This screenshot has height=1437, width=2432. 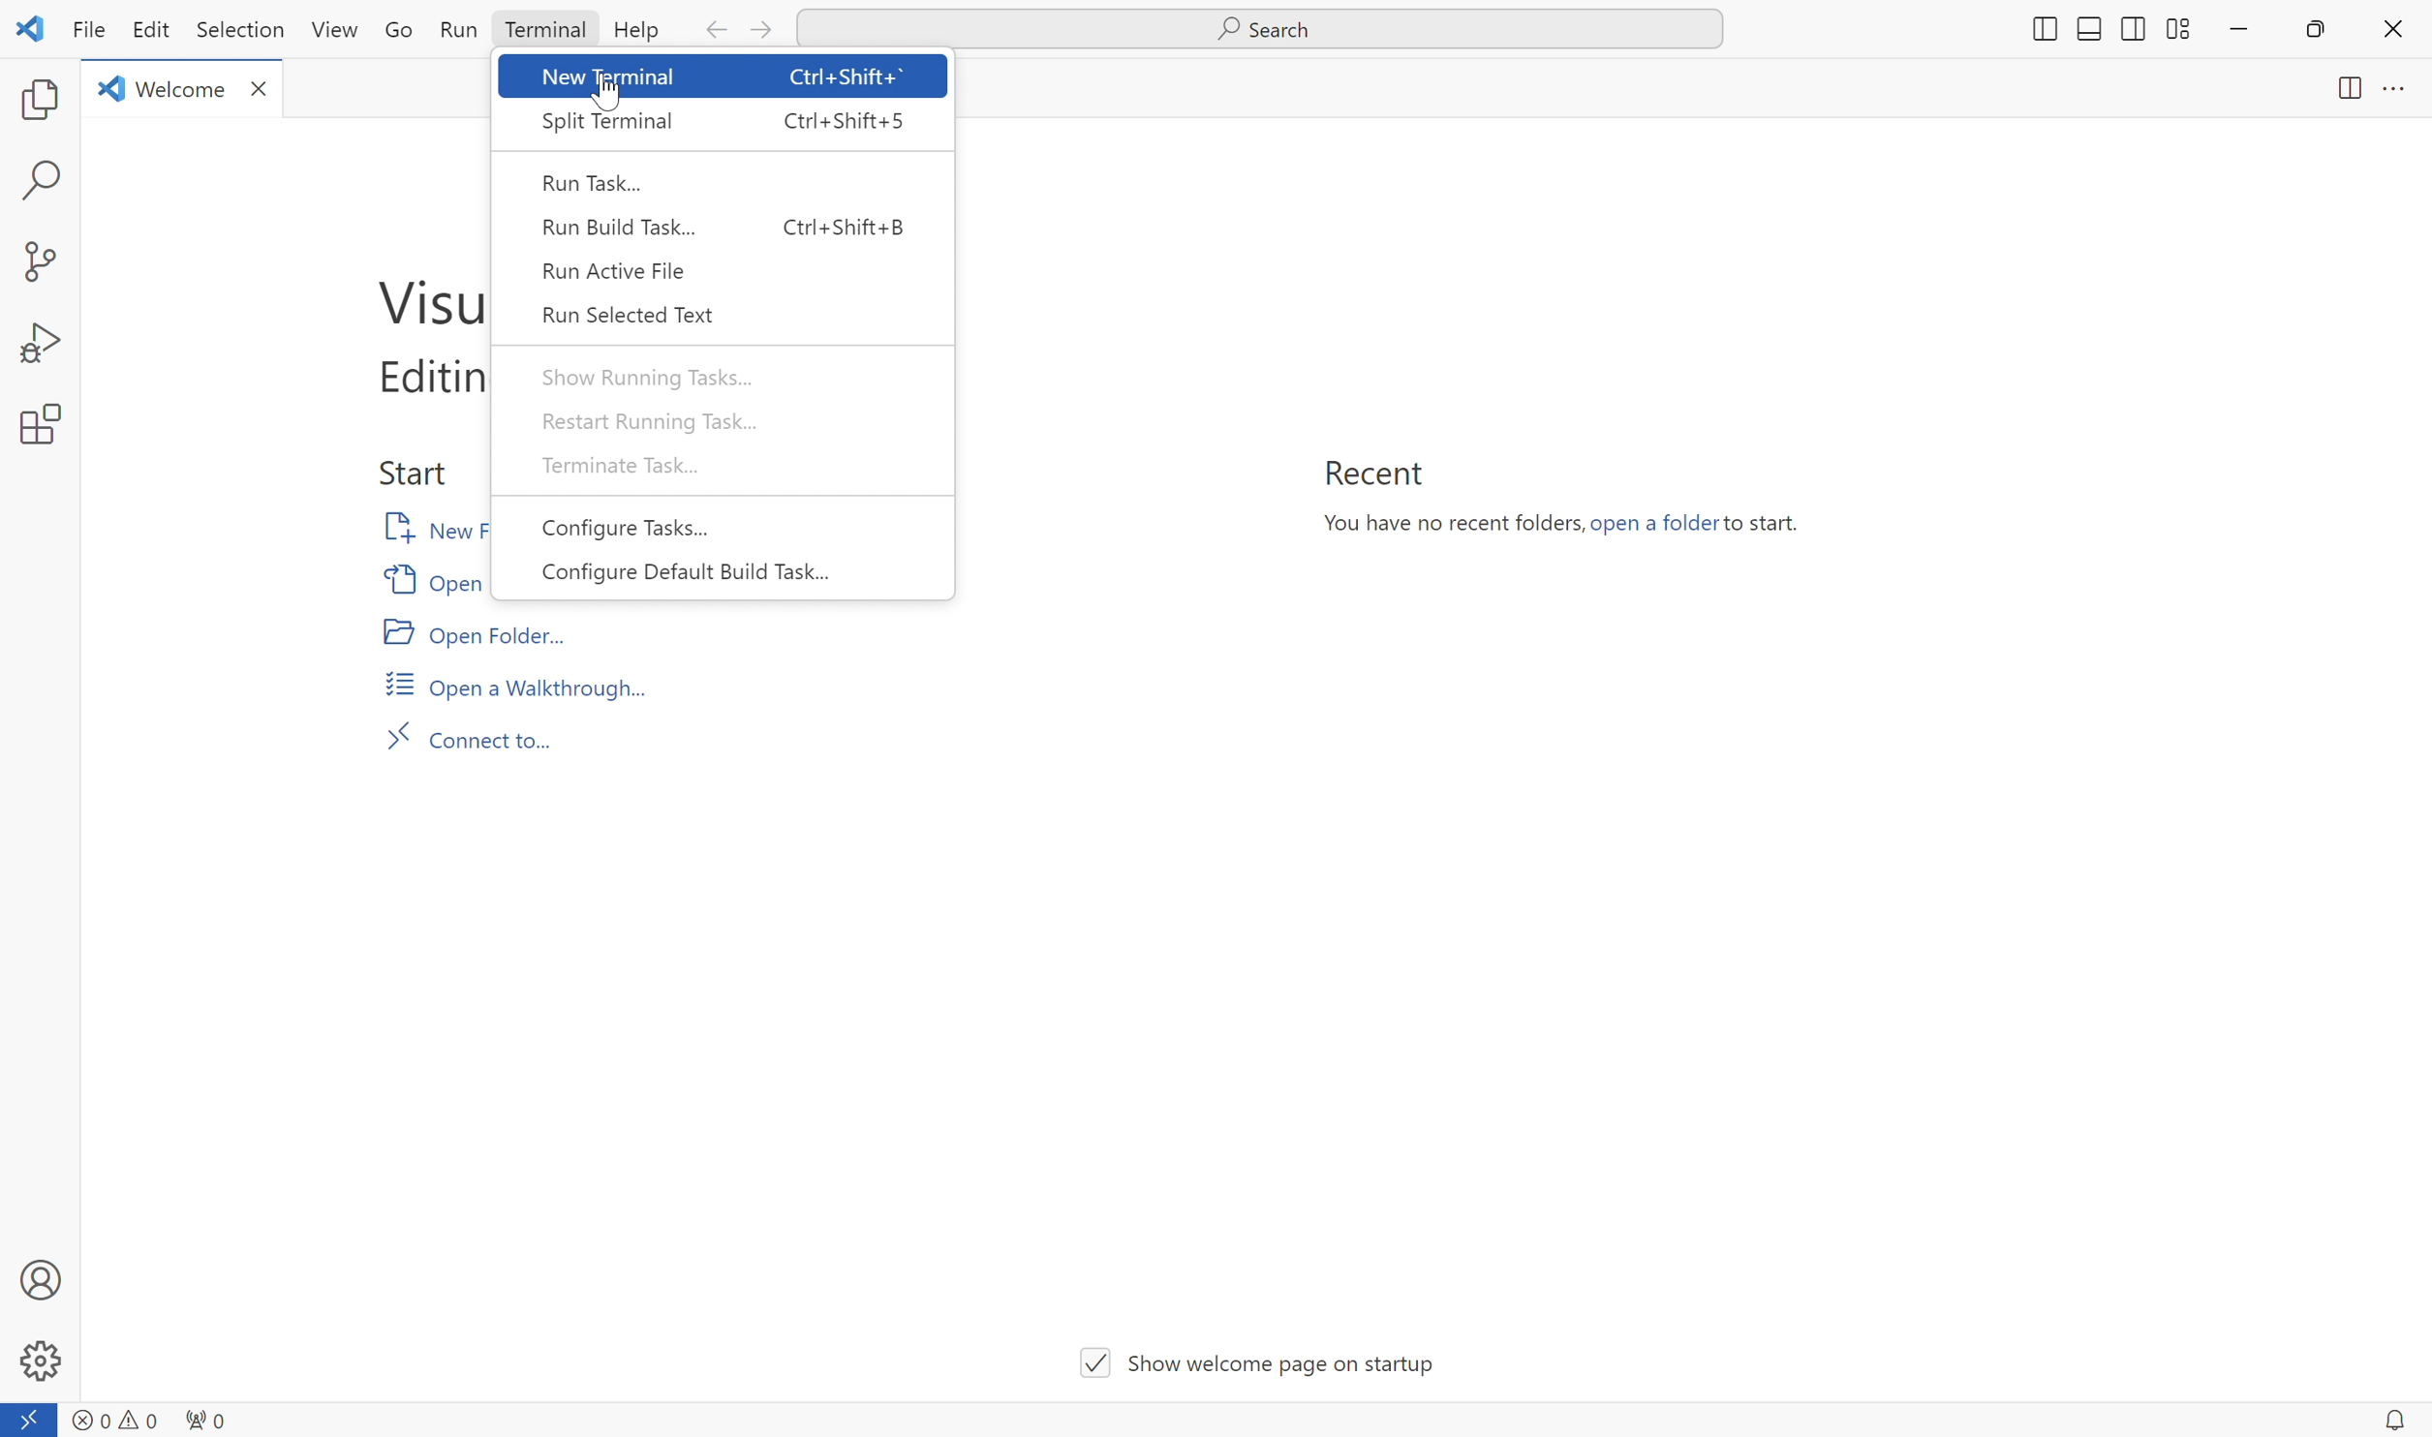 What do you see at coordinates (2176, 26) in the screenshot?
I see `split` at bounding box center [2176, 26].